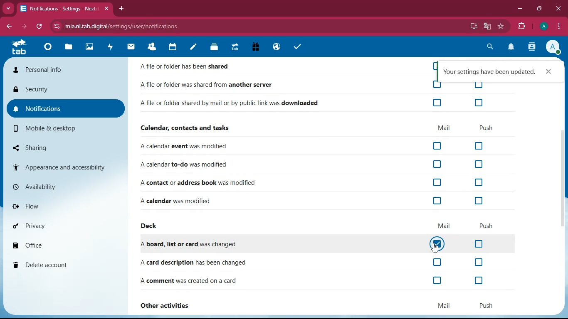  Describe the element at coordinates (126, 26) in the screenshot. I see `mia.nl.tab.digital/settings/user/notifications` at that location.